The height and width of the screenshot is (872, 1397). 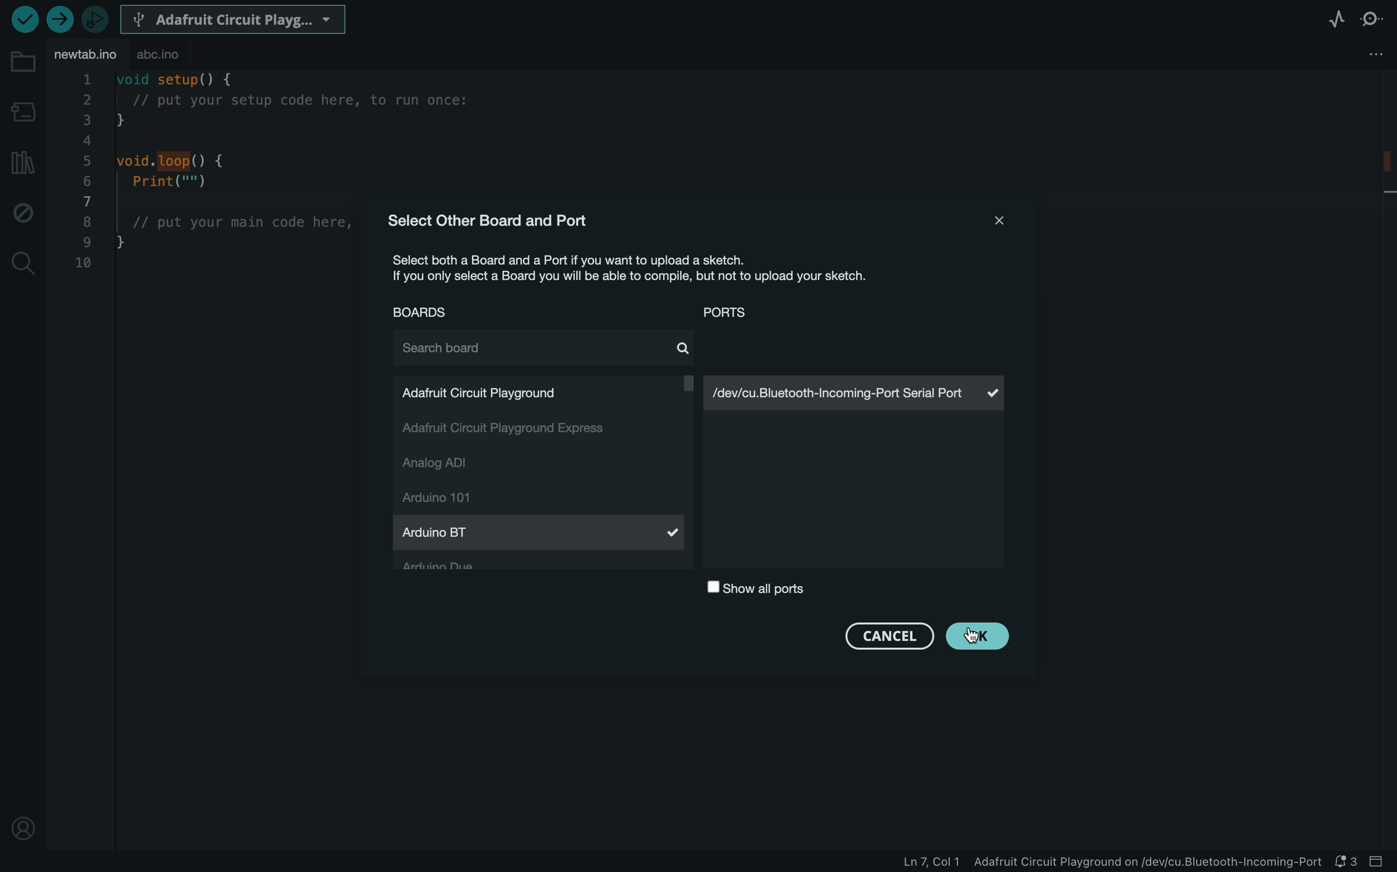 What do you see at coordinates (160, 55) in the screenshot?
I see `abc` at bounding box center [160, 55].